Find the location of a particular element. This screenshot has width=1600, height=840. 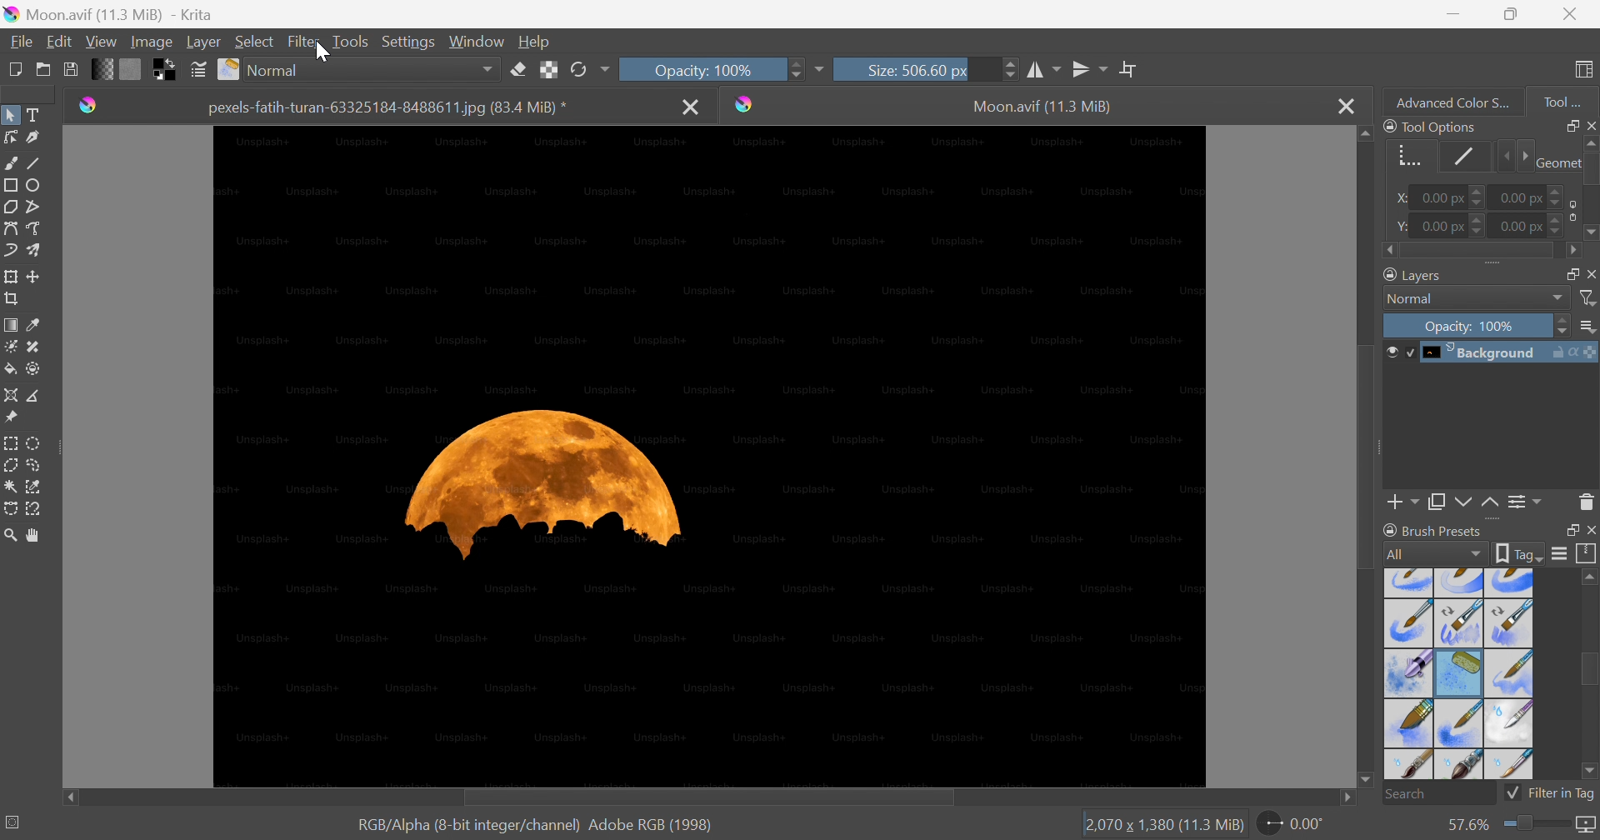

Geometry is located at coordinates (1556, 162).